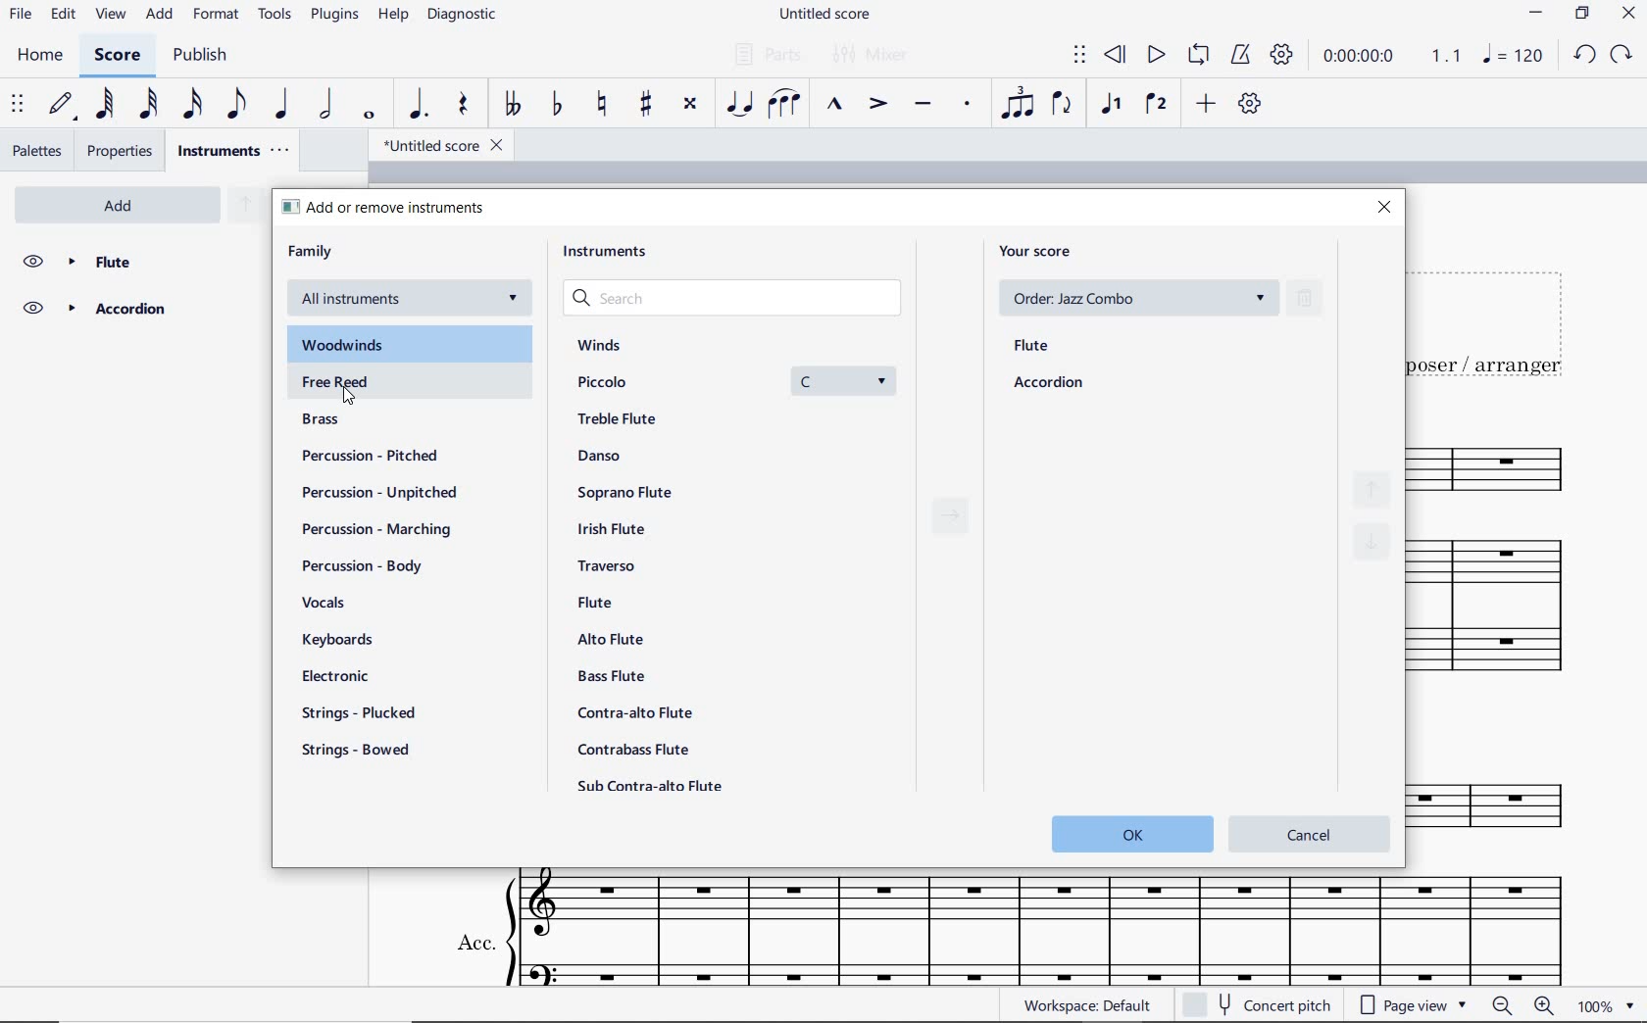 This screenshot has width=1647, height=1023. Describe the element at coordinates (1156, 105) in the screenshot. I see `voice 2` at that location.